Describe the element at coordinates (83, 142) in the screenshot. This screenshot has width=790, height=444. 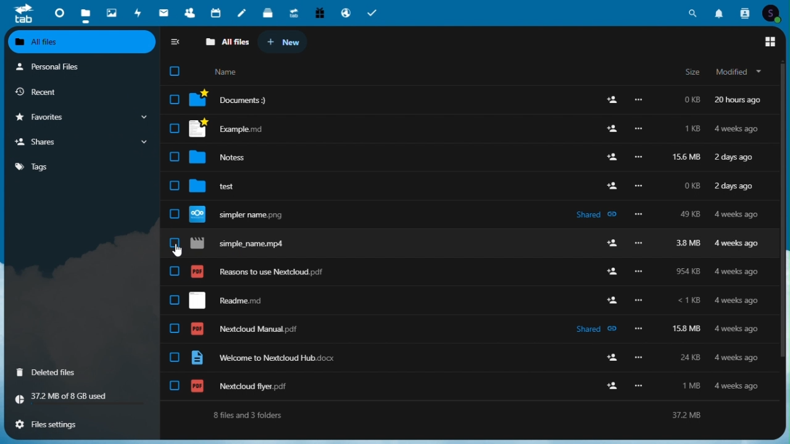
I see `Share` at that location.